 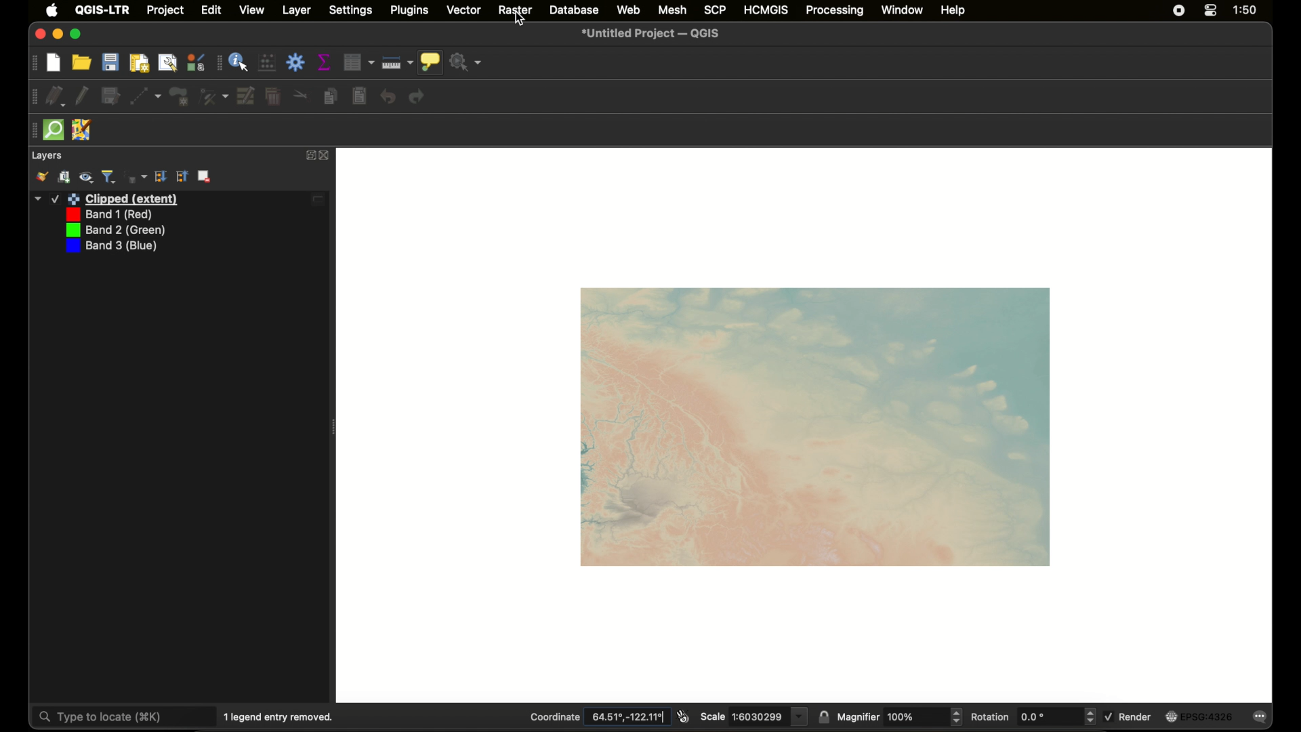 What do you see at coordinates (388, 96) in the screenshot?
I see `undo` at bounding box center [388, 96].